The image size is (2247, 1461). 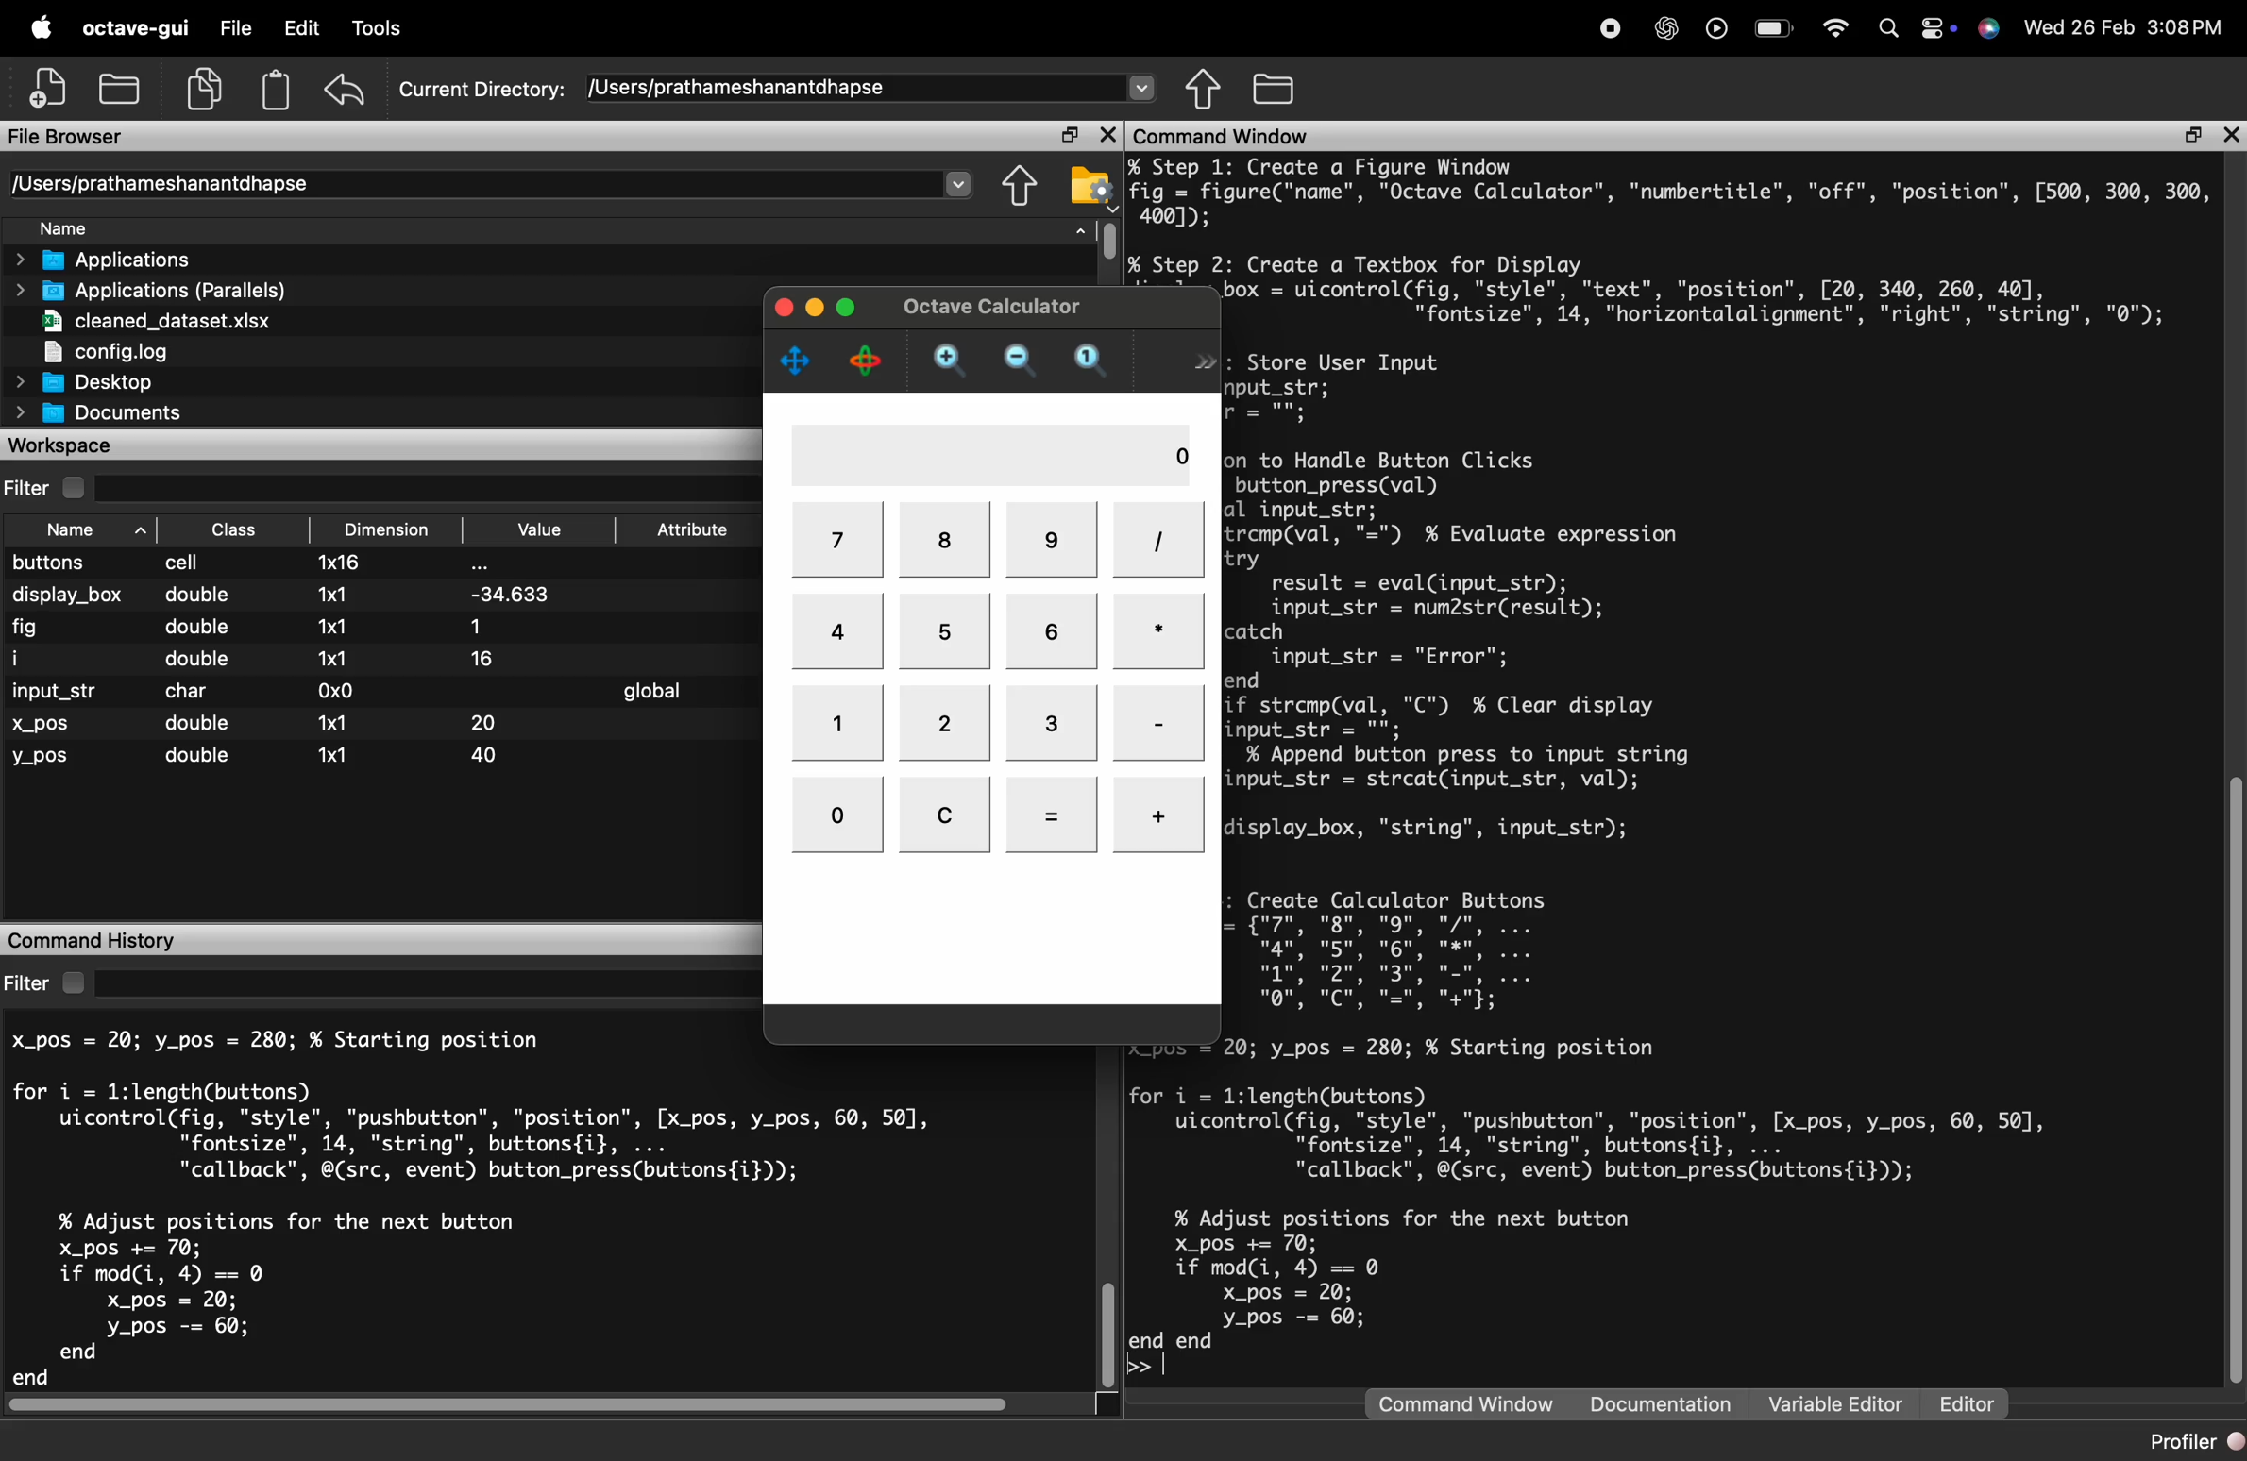 I want to click on cleaned_dataset.xlsx, so click(x=160, y=322).